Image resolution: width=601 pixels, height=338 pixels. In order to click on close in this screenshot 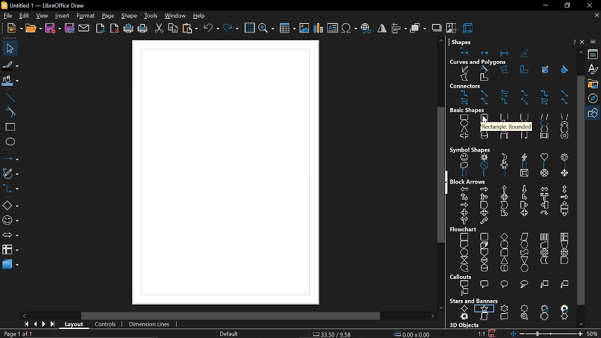, I will do `click(583, 42)`.